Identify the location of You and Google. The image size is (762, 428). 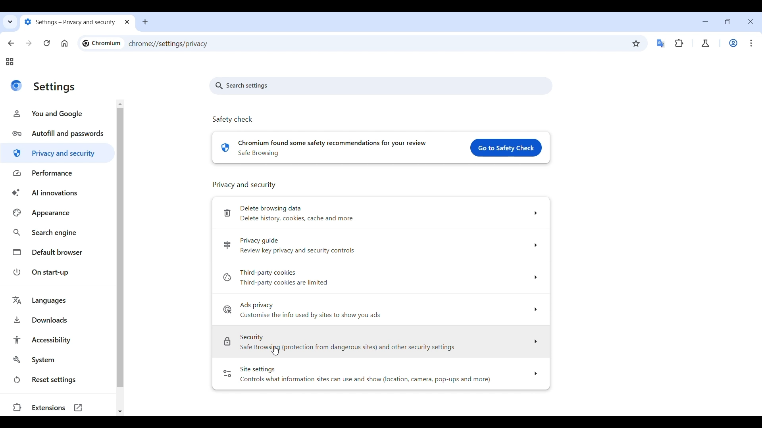
(58, 114).